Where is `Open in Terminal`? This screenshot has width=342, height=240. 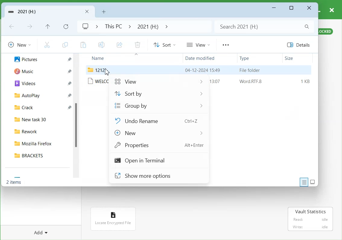
Open in Terminal is located at coordinates (159, 161).